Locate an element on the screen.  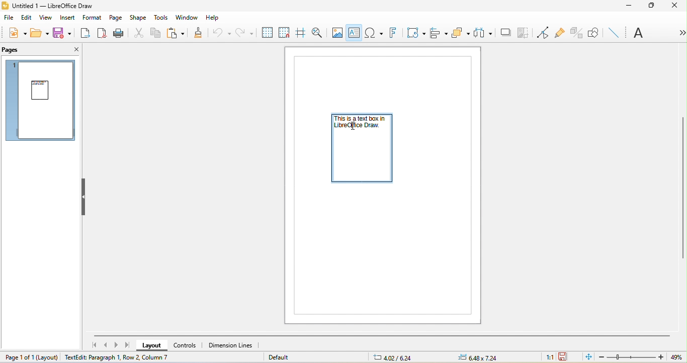
previous page is located at coordinates (105, 344).